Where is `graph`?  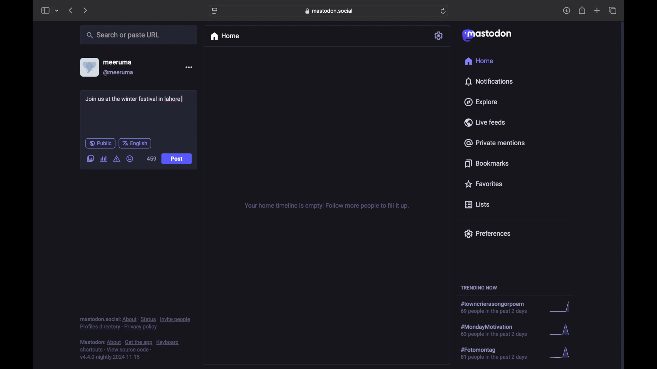 graph is located at coordinates (562, 307).